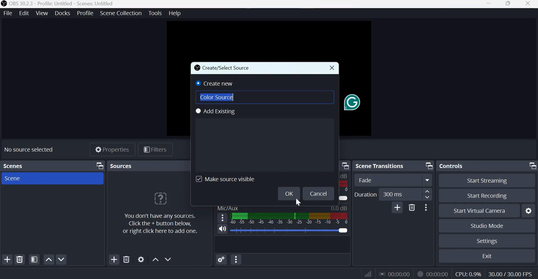 The width and height of the screenshot is (538, 279). What do you see at coordinates (453, 165) in the screenshot?
I see `Controls` at bounding box center [453, 165].